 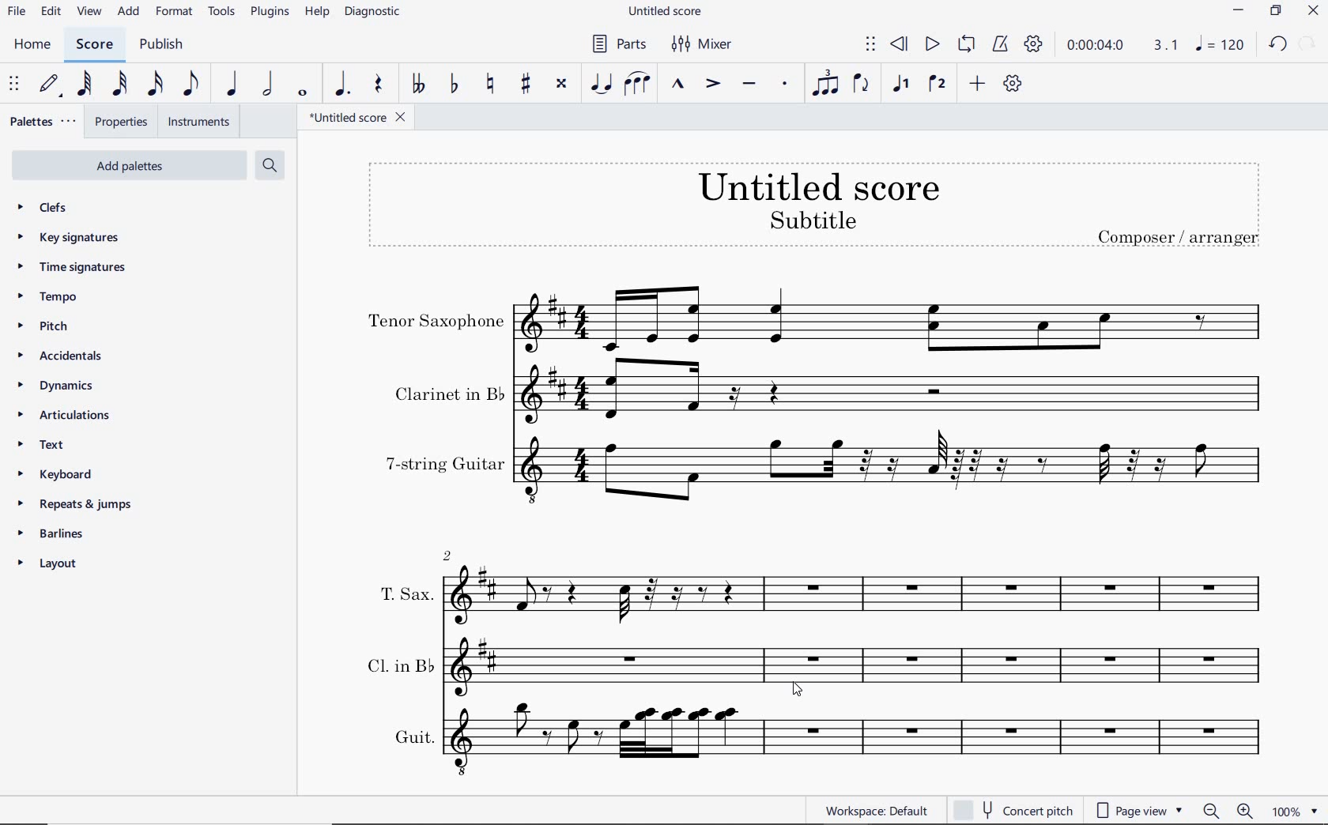 I want to click on ADD, so click(x=979, y=83).